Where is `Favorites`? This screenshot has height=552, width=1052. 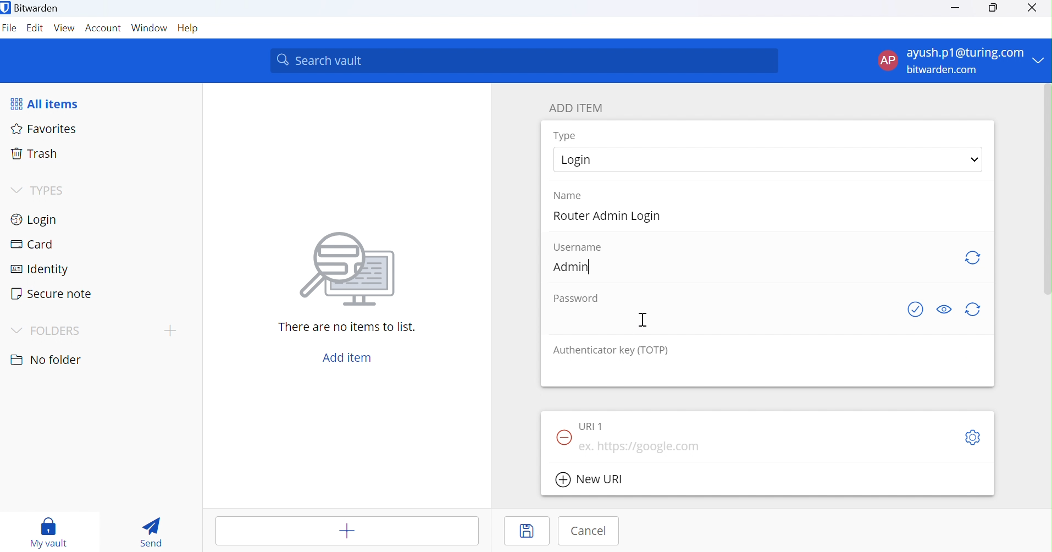 Favorites is located at coordinates (45, 128).